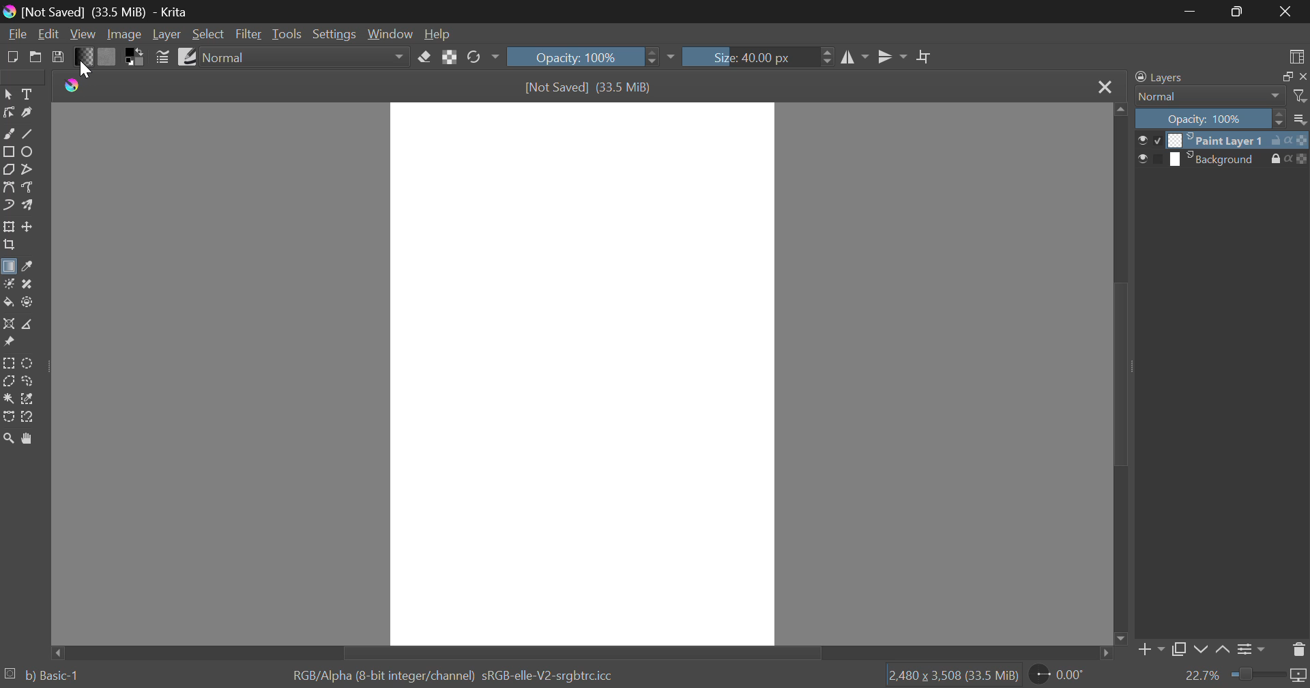  I want to click on Save, so click(59, 56).